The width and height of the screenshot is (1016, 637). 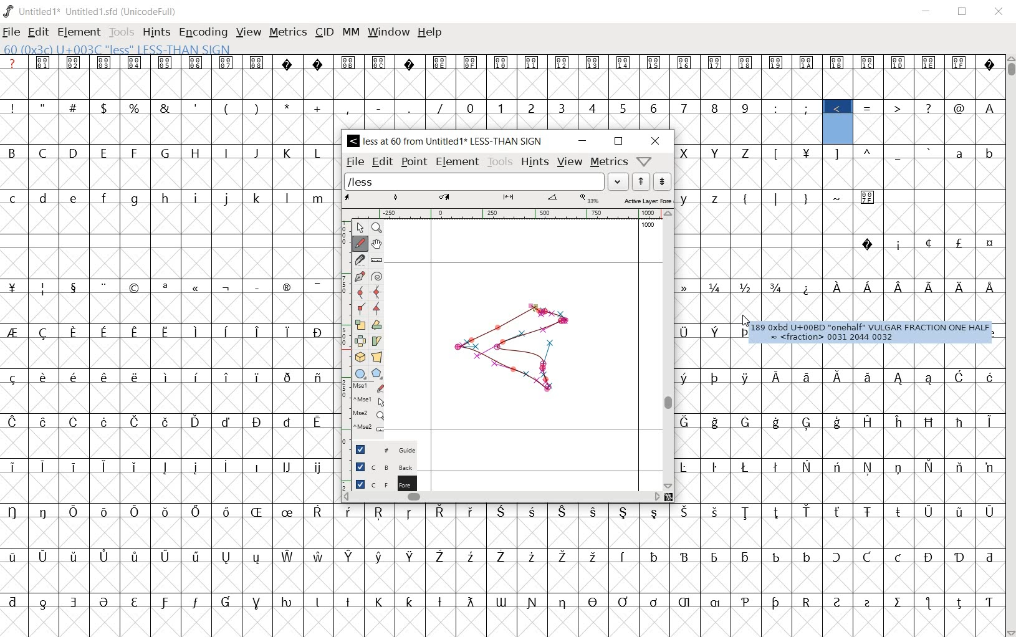 I want to click on polygon or star, so click(x=377, y=373).